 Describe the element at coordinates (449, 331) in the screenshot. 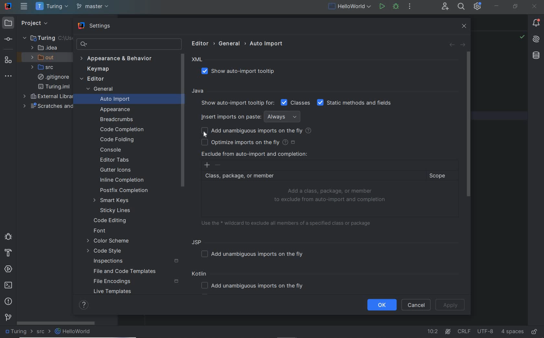

I see `AI Assistant` at that location.